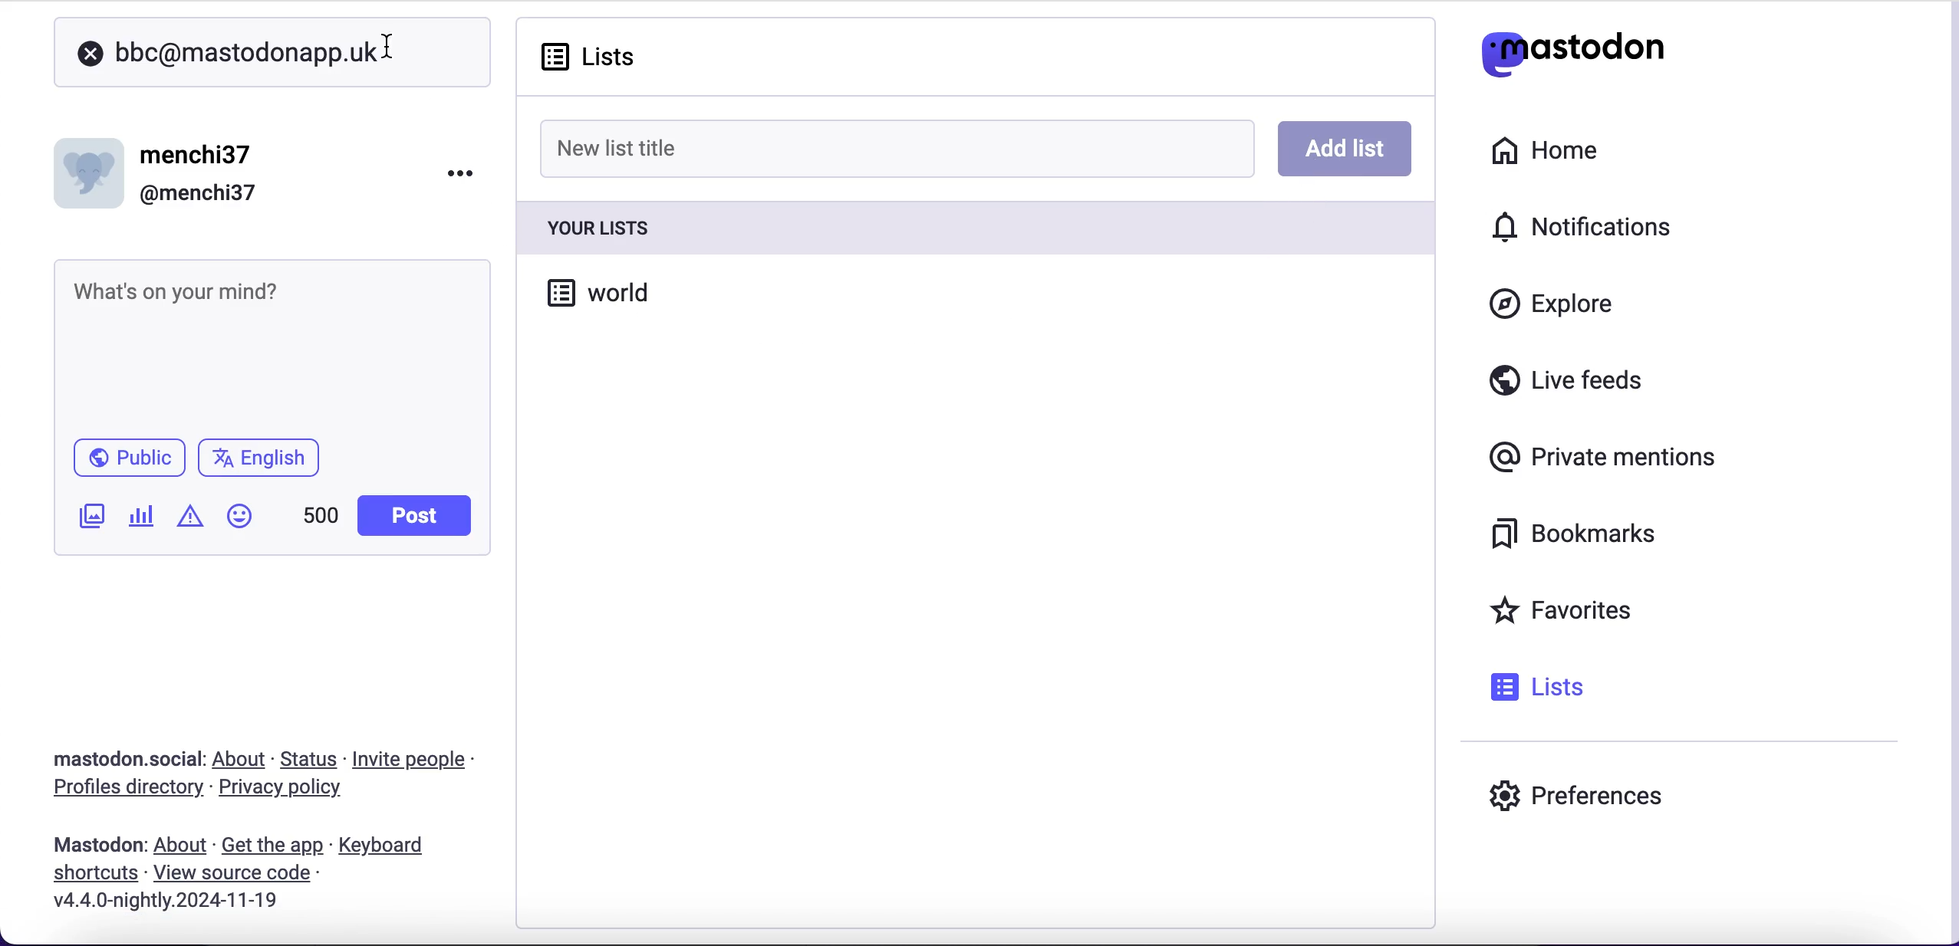 Image resolution: width=1959 pixels, height=946 pixels. I want to click on language, so click(265, 464).